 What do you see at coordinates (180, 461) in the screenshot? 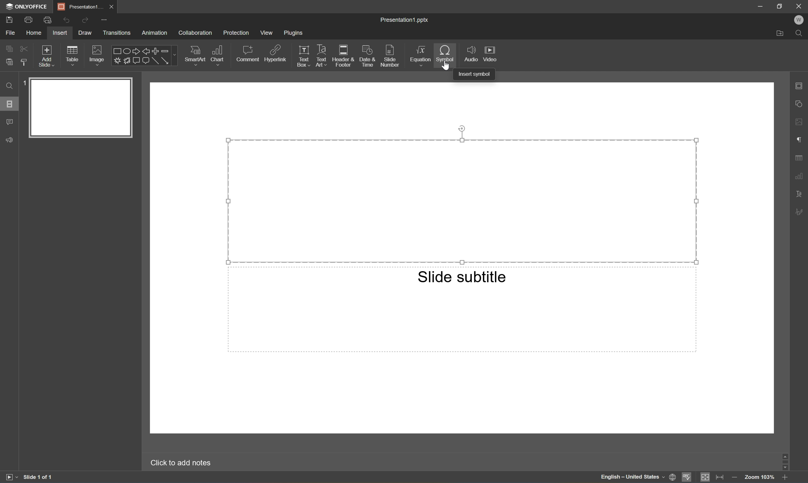
I see `Click to add notes` at bounding box center [180, 461].